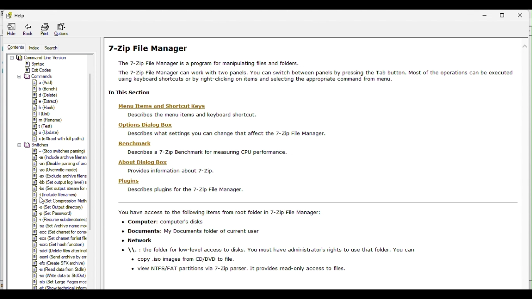  What do you see at coordinates (45, 133) in the screenshot?
I see `update` at bounding box center [45, 133].